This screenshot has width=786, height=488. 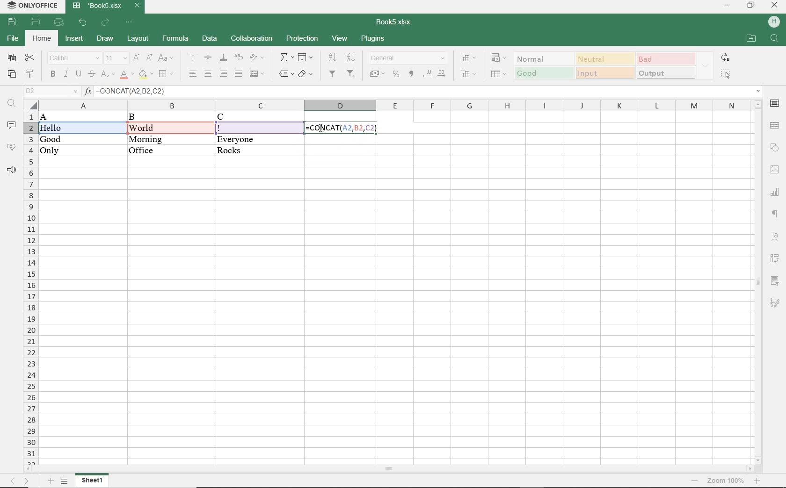 What do you see at coordinates (498, 74) in the screenshot?
I see `FORMAT AS TABLE TEMPLATE` at bounding box center [498, 74].